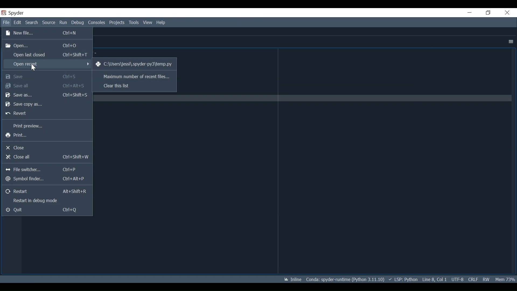 Image resolution: width=517 pixels, height=291 pixels. I want to click on Close all, so click(46, 157).